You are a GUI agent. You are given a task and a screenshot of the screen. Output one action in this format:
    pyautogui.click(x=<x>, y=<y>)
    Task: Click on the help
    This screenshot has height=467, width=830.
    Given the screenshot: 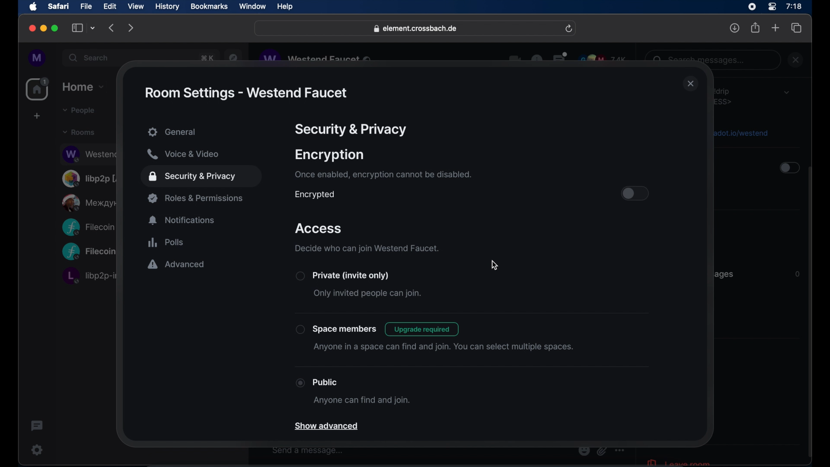 What is the action you would take?
    pyautogui.click(x=285, y=7)
    